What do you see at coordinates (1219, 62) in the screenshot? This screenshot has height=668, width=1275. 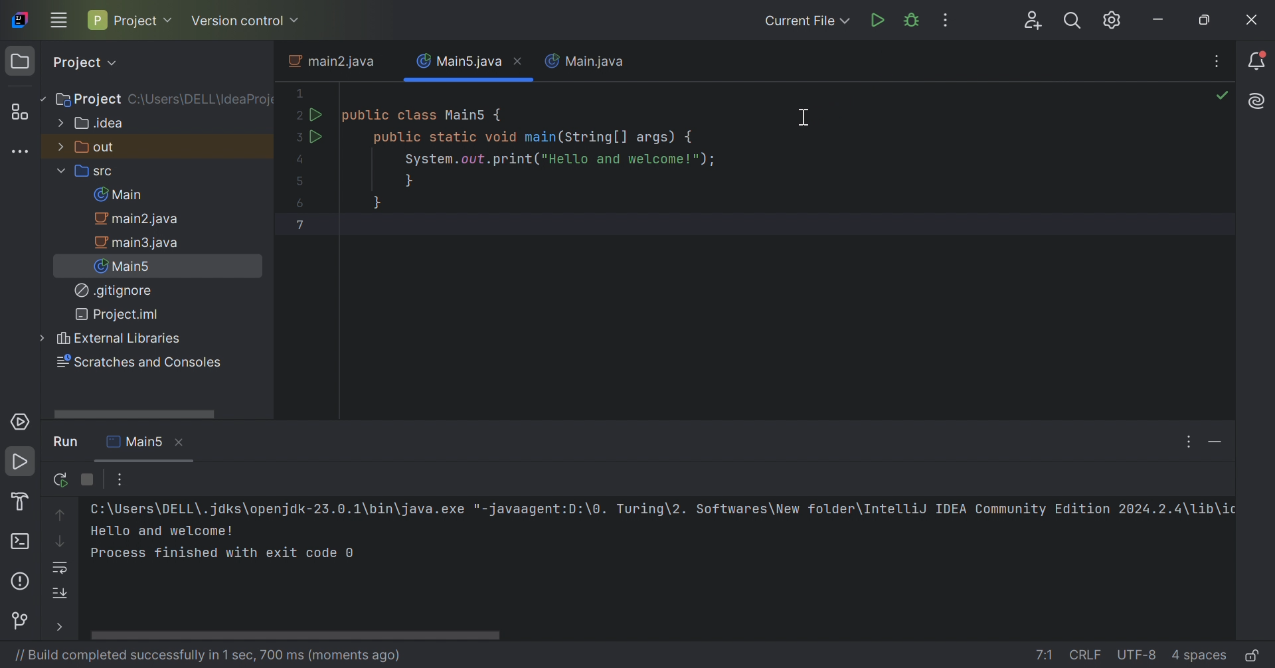 I see `Recent Files, Tab Actions, and More` at bounding box center [1219, 62].